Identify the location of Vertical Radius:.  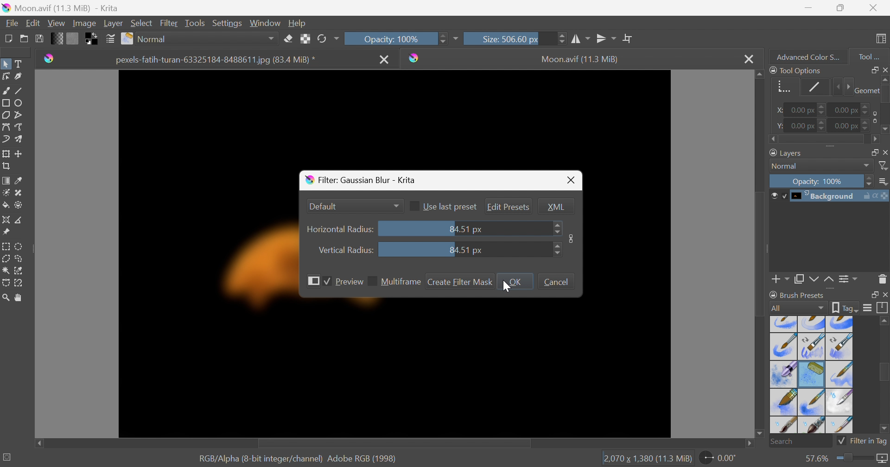
(345, 249).